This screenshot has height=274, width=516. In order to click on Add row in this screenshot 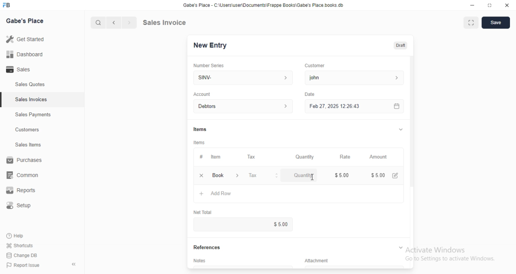, I will do `click(215, 193)`.